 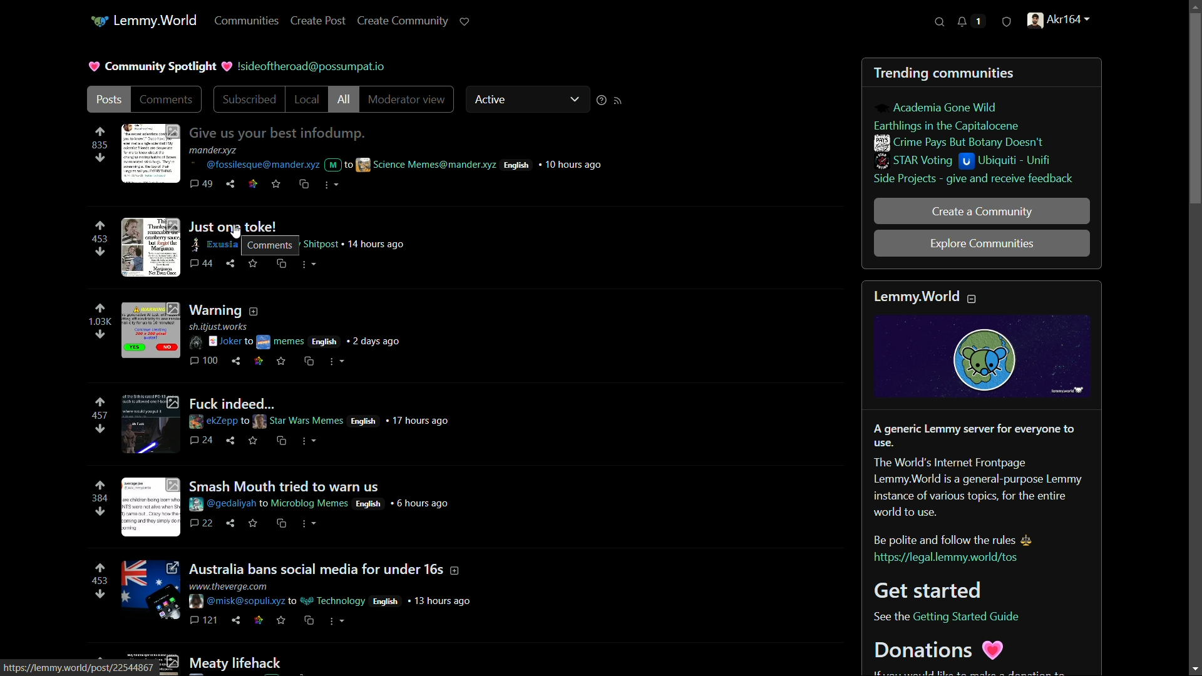 What do you see at coordinates (101, 225) in the screenshot?
I see `upvote` at bounding box center [101, 225].